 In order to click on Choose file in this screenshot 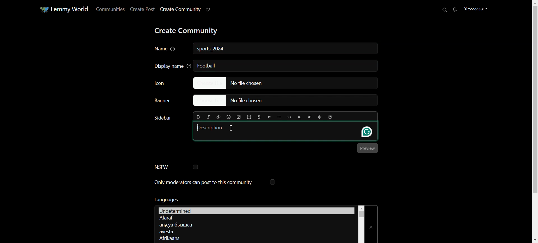, I will do `click(285, 83)`.